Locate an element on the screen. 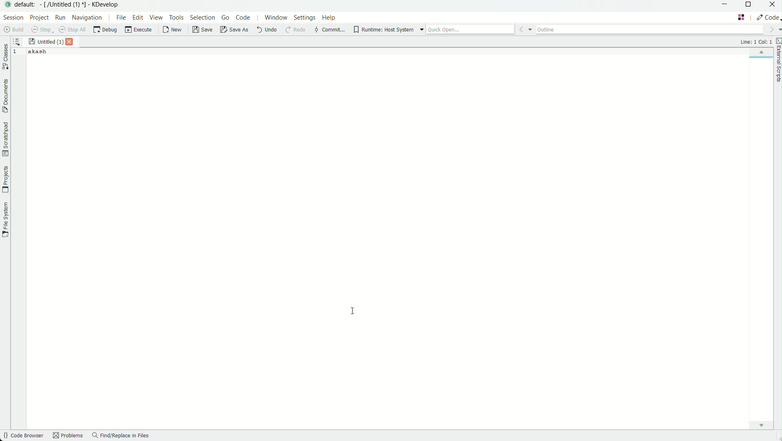 Image resolution: width=782 pixels, height=441 pixels. redo is located at coordinates (295, 30).